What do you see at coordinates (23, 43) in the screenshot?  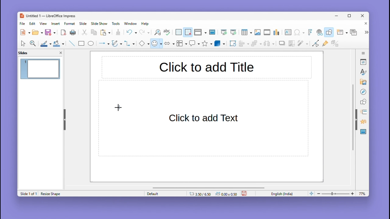 I see `Selection tool` at bounding box center [23, 43].